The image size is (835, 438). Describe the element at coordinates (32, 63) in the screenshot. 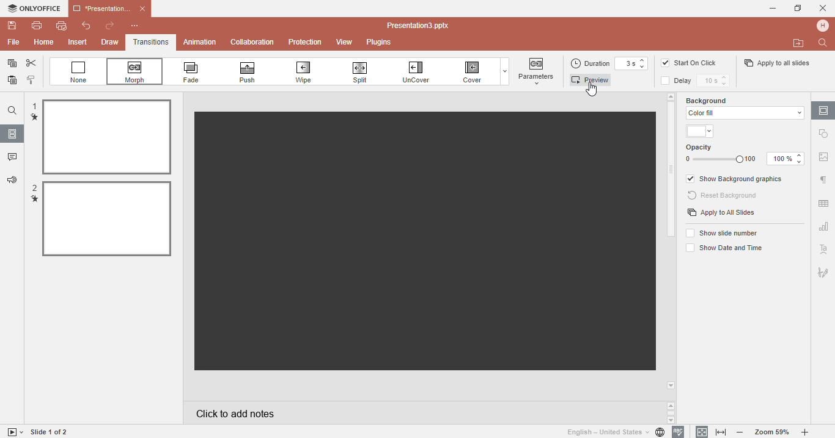

I see `Cut` at that location.